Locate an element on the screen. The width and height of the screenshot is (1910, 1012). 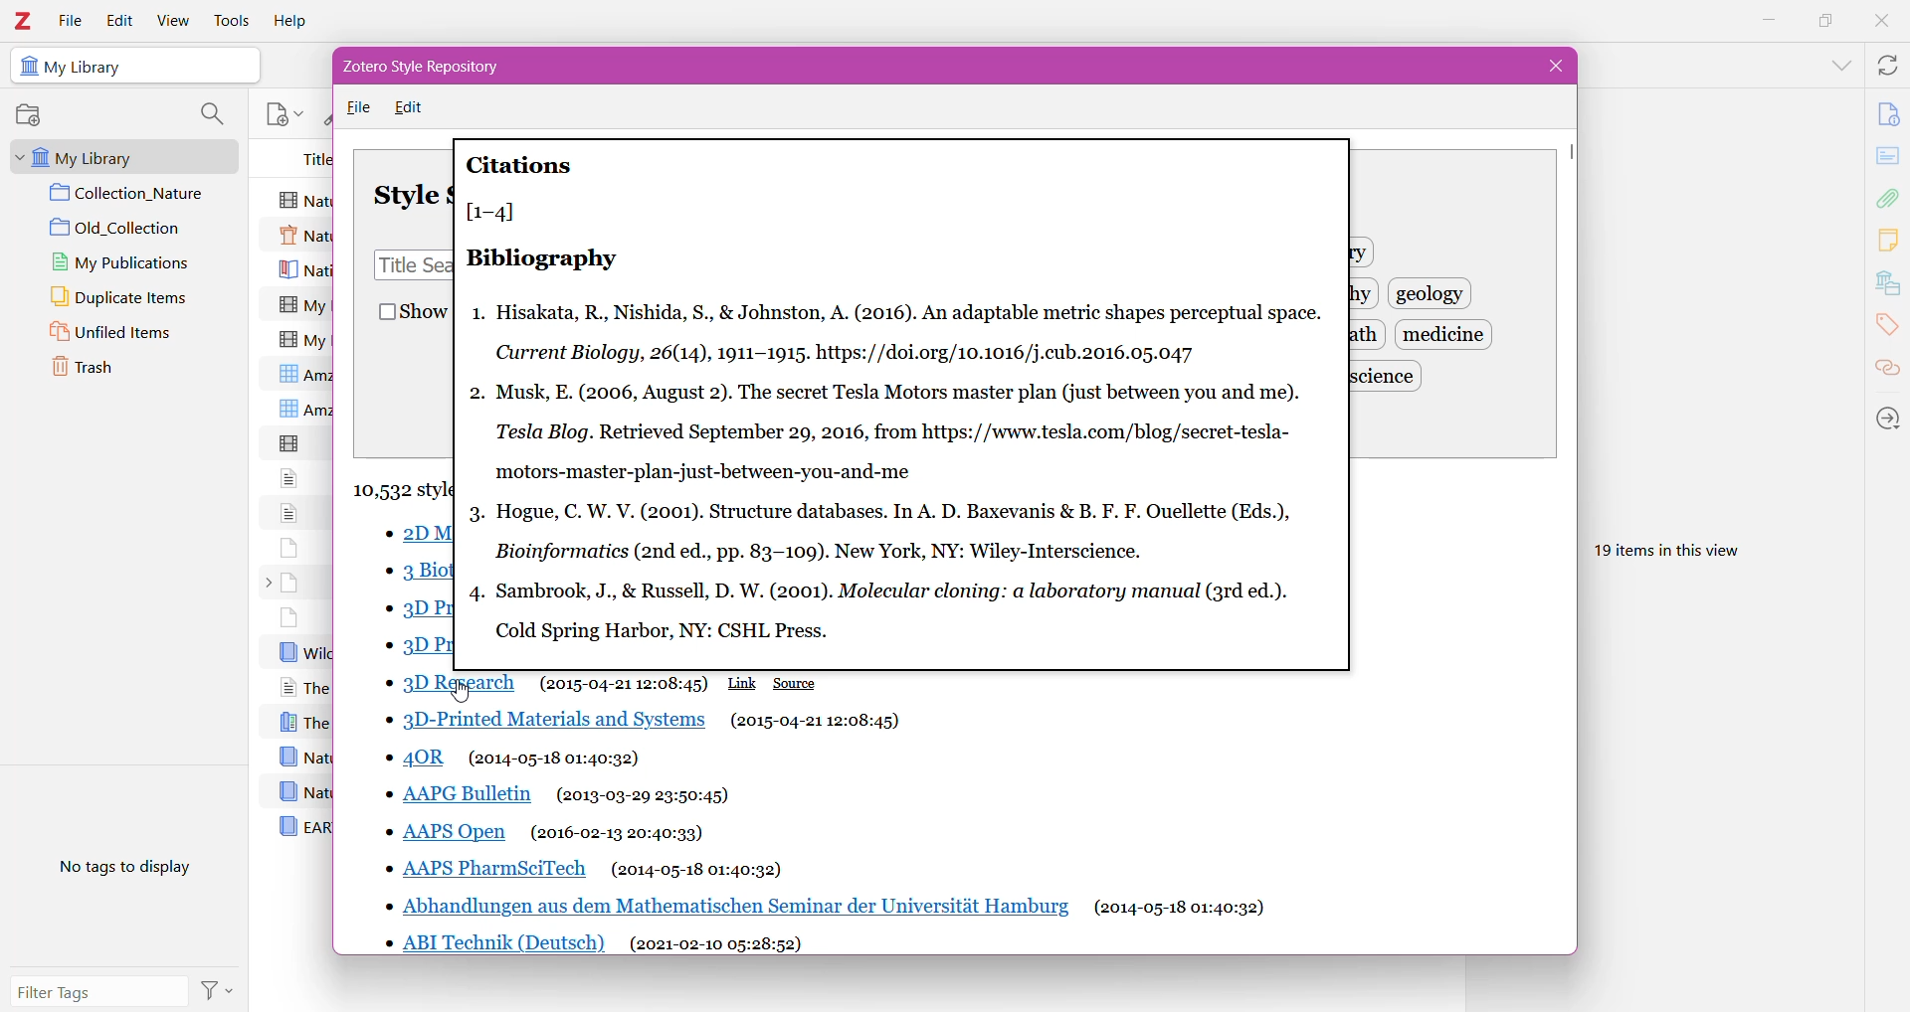
cursor is located at coordinates (459, 693).